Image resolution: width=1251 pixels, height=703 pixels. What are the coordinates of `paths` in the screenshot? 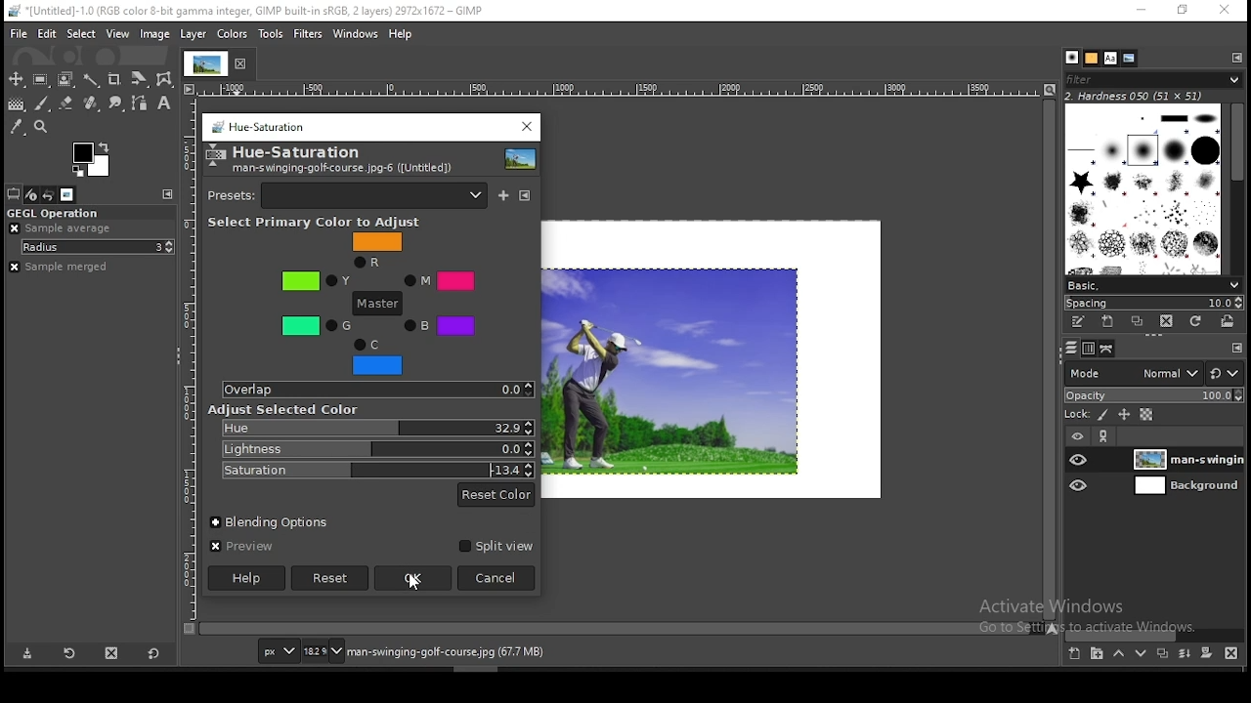 It's located at (1110, 350).